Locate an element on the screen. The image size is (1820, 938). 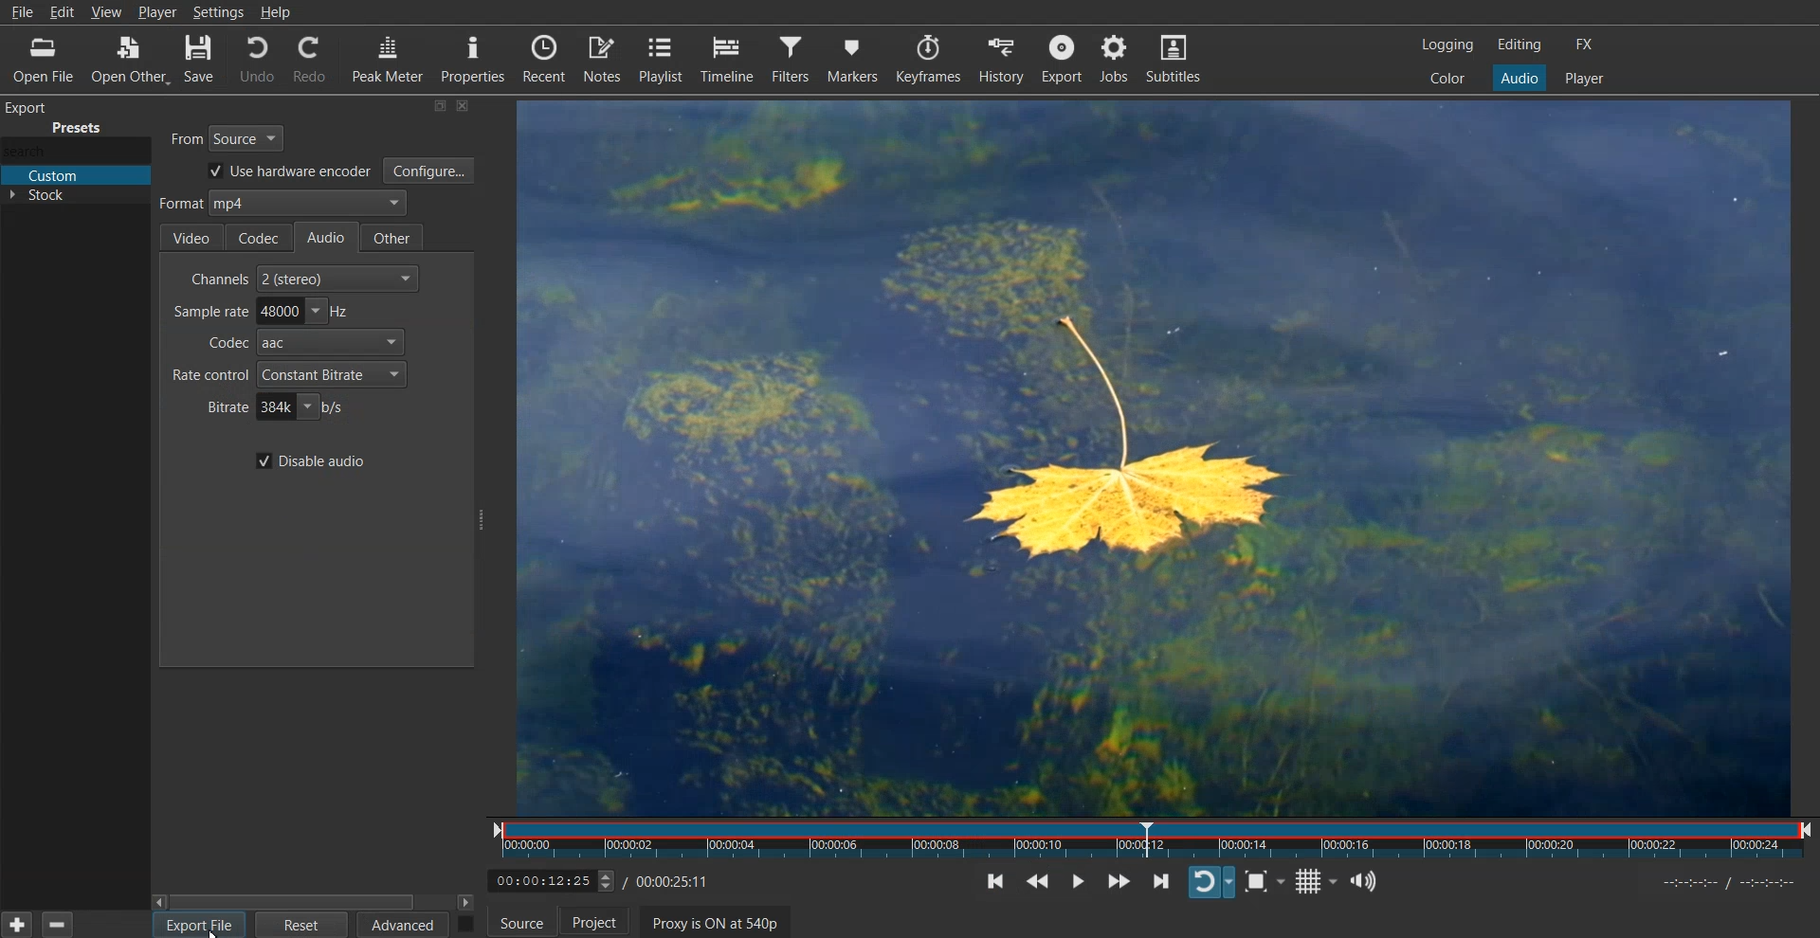
Drag handle is located at coordinates (482, 520).